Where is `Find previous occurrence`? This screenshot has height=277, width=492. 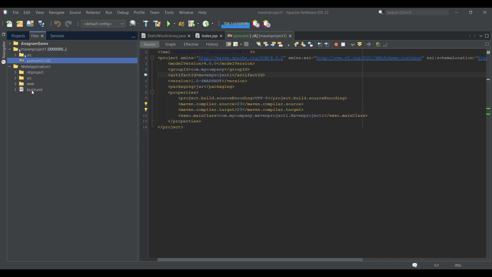
Find previous occurrence is located at coordinates (266, 45).